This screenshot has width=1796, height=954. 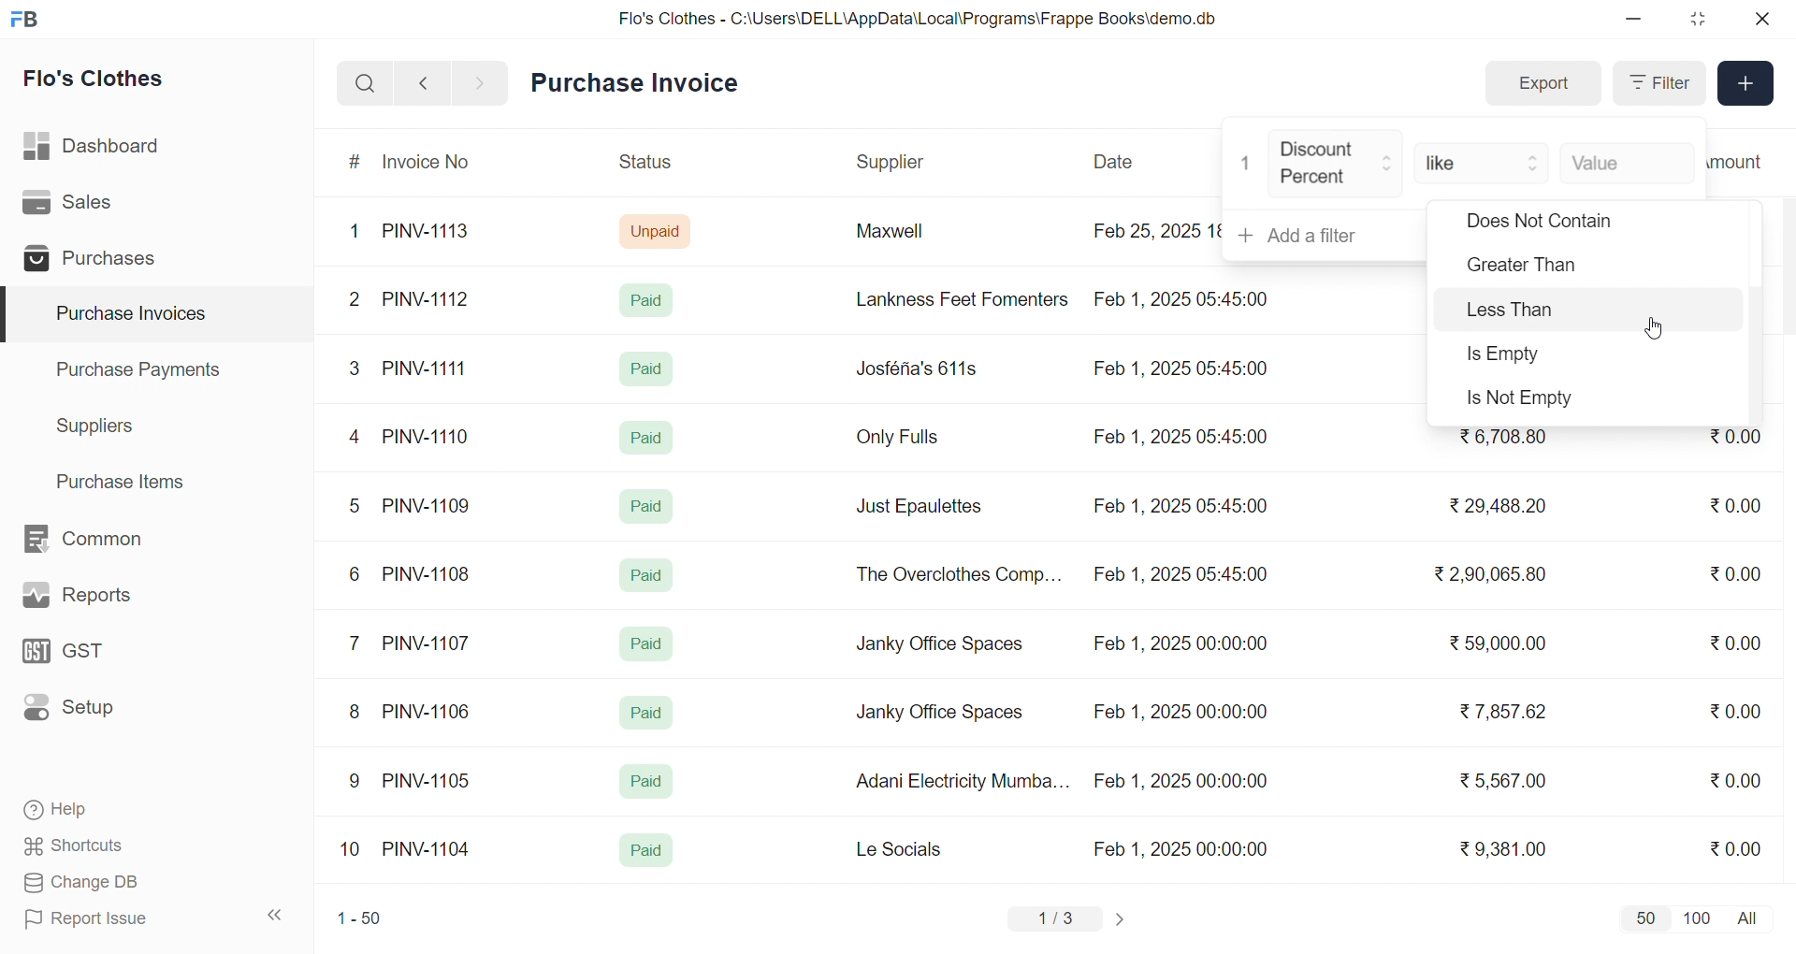 What do you see at coordinates (941, 645) in the screenshot?
I see `Janky Office Spaces` at bounding box center [941, 645].